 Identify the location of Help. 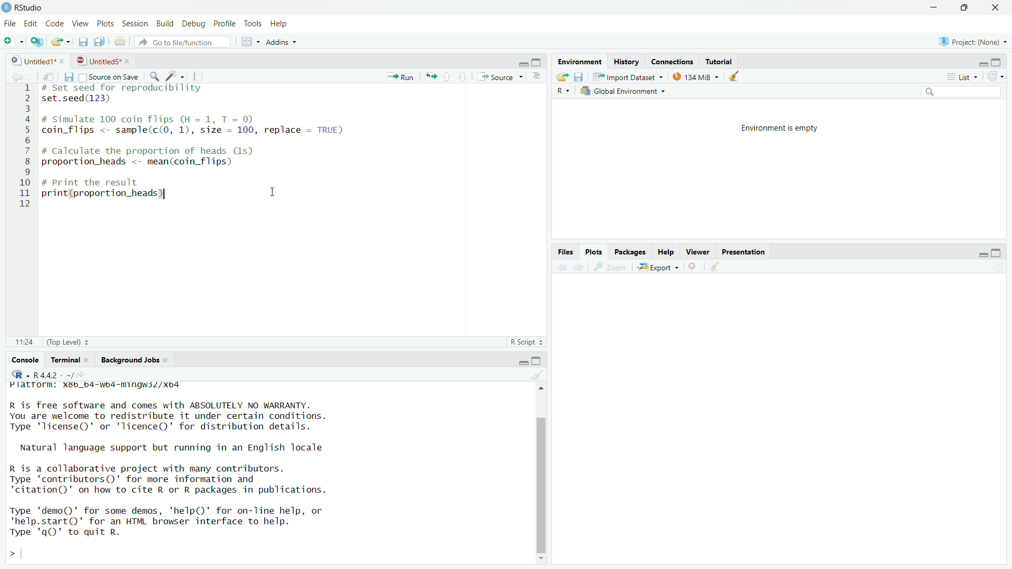
(666, 252).